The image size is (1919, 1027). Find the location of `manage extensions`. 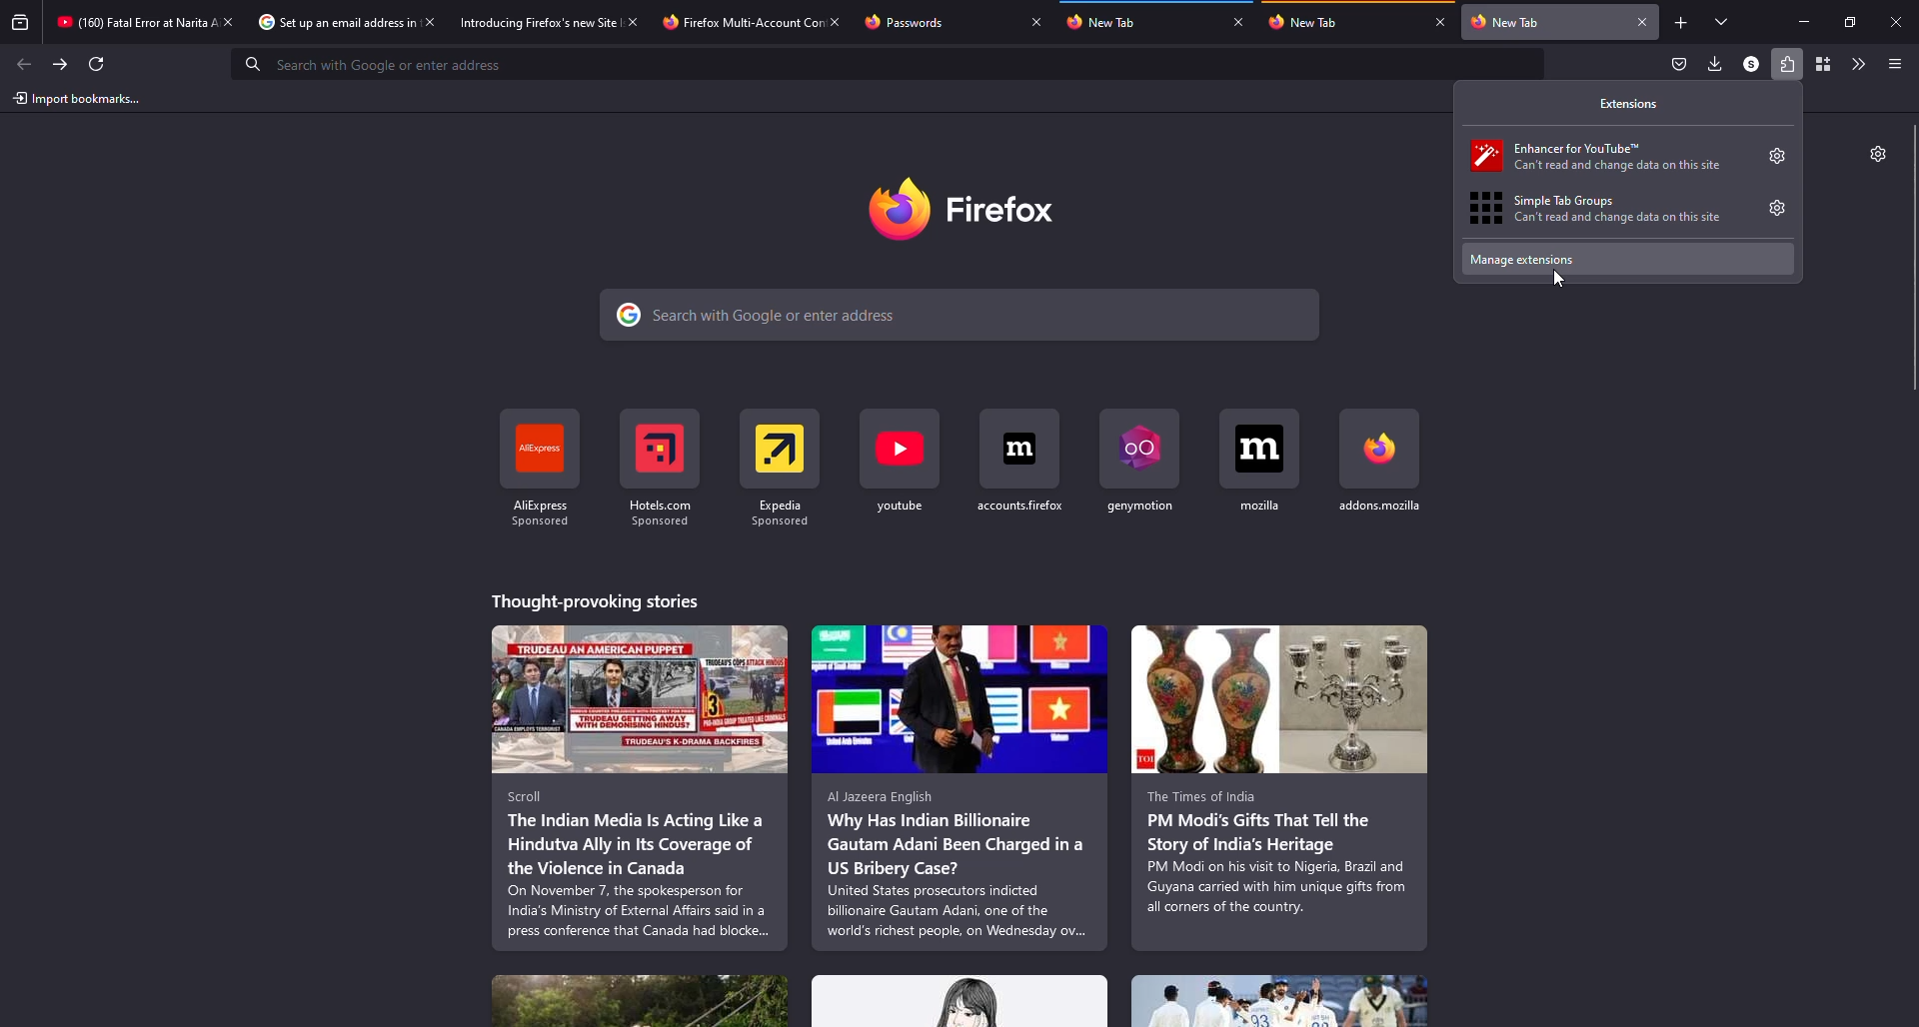

manage extensions is located at coordinates (1628, 260).